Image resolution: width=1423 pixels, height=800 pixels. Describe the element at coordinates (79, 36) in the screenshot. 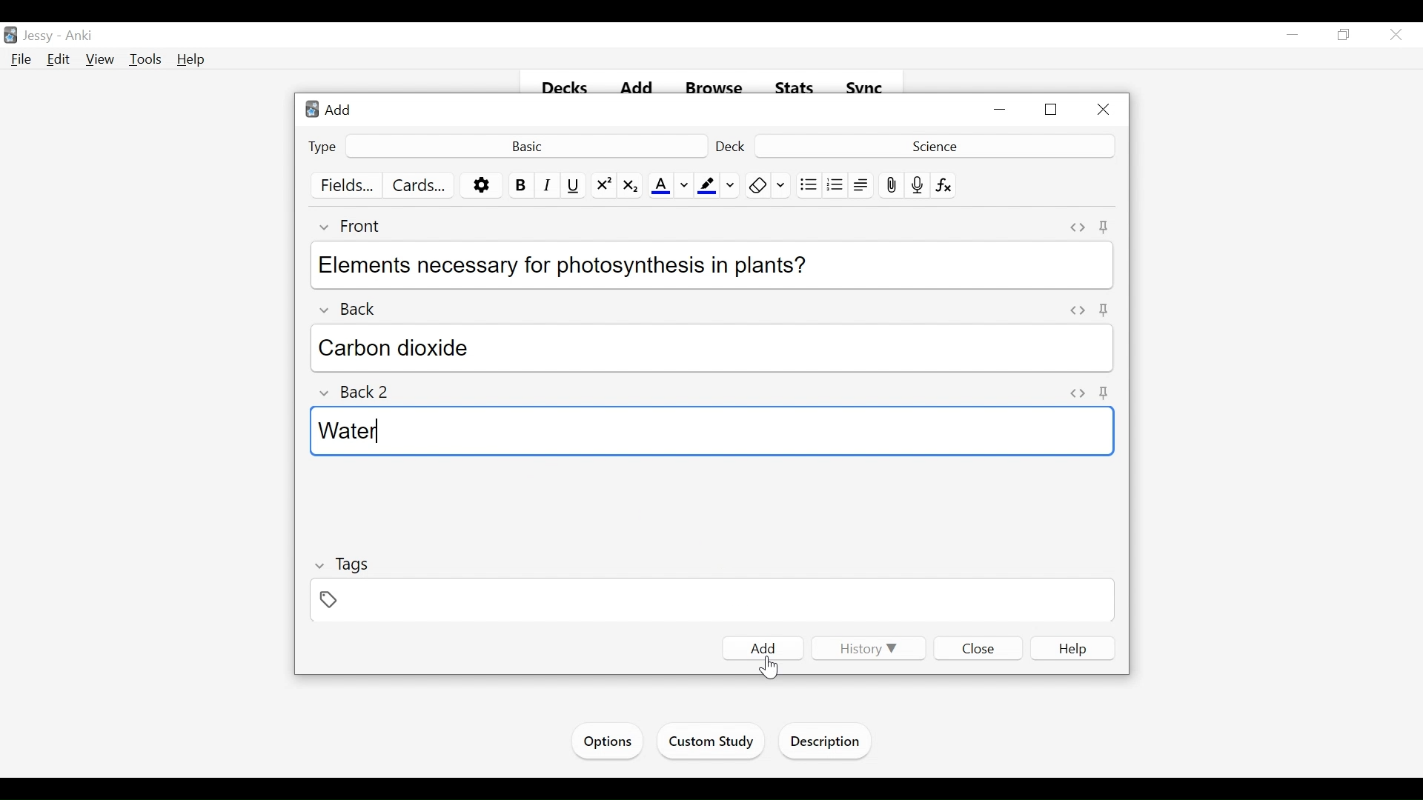

I see `Anki` at that location.